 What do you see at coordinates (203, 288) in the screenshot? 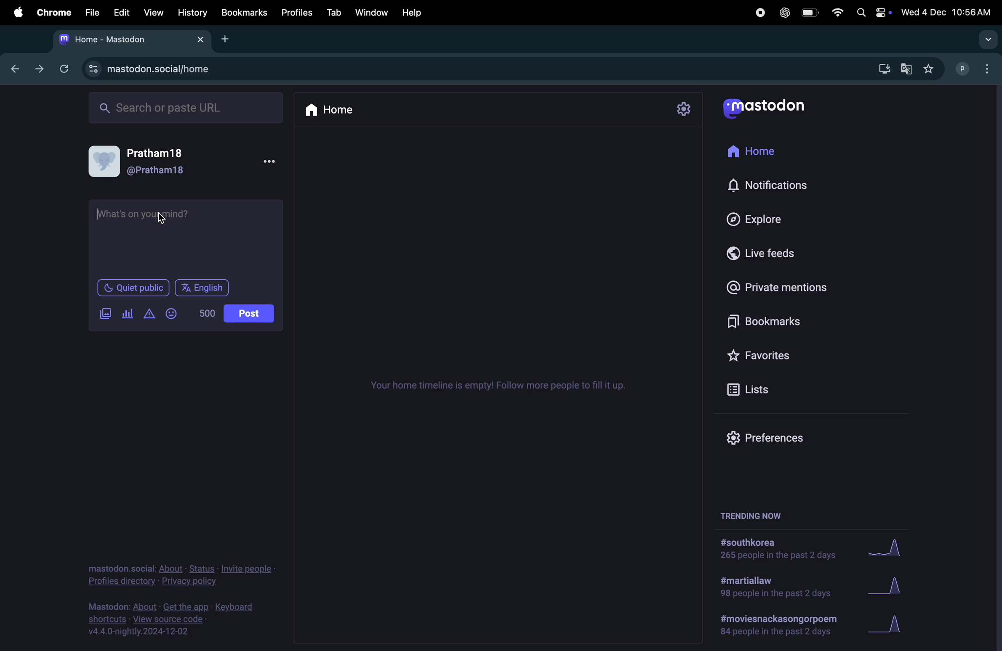
I see `English` at bounding box center [203, 288].